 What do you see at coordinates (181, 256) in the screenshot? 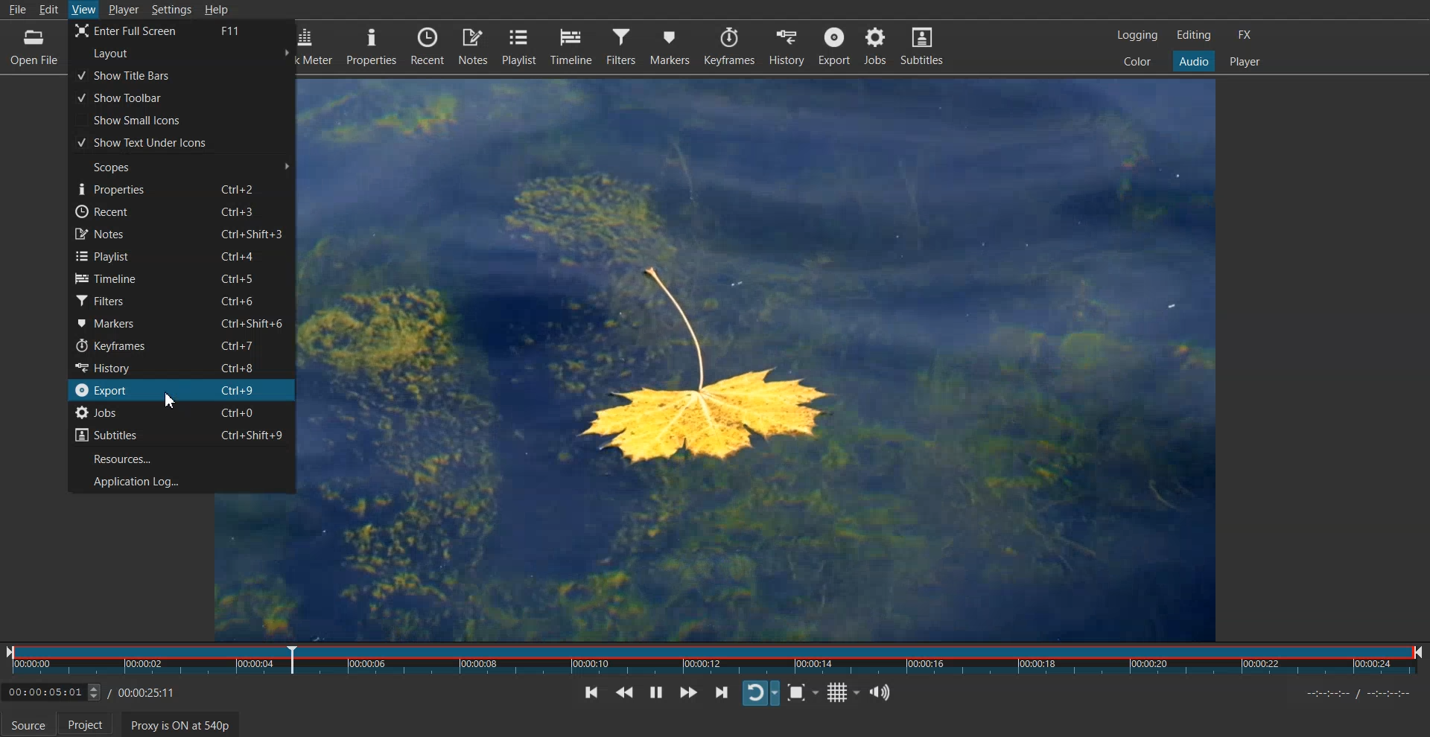
I see `Playlist` at bounding box center [181, 256].